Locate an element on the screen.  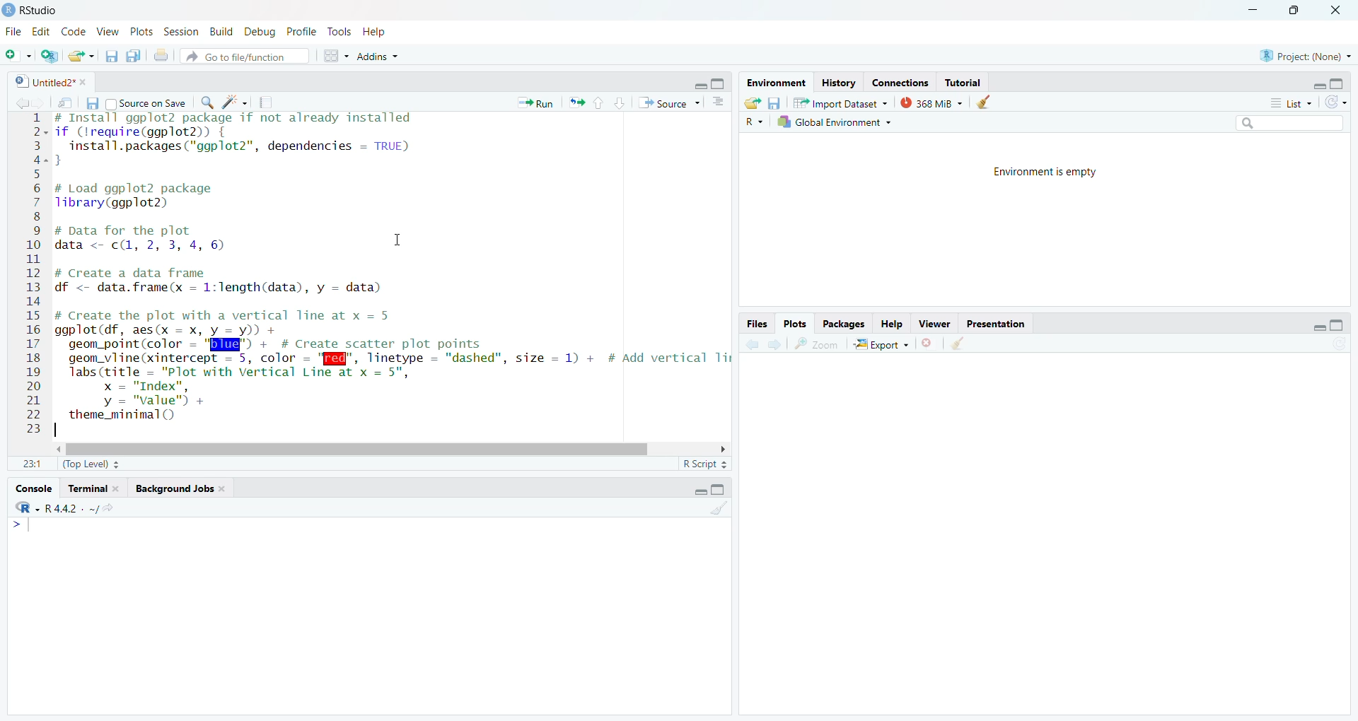
clear is located at coordinates (716, 508).